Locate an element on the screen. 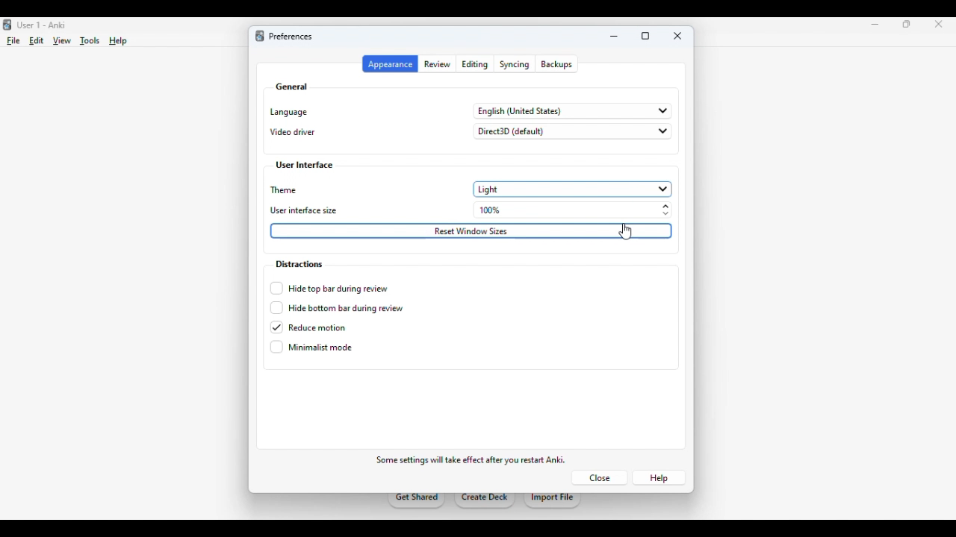 Image resolution: width=956 pixels, height=537 pixels. Use 1 - Anki is located at coordinates (41, 25).